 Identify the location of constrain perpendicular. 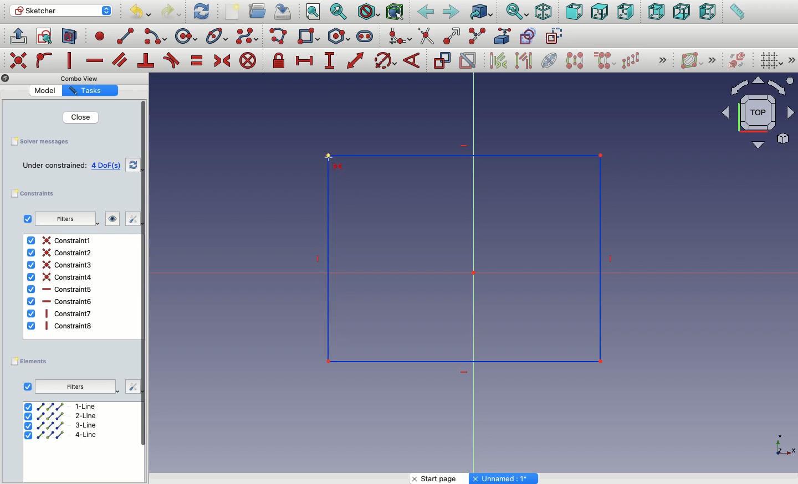
(147, 61).